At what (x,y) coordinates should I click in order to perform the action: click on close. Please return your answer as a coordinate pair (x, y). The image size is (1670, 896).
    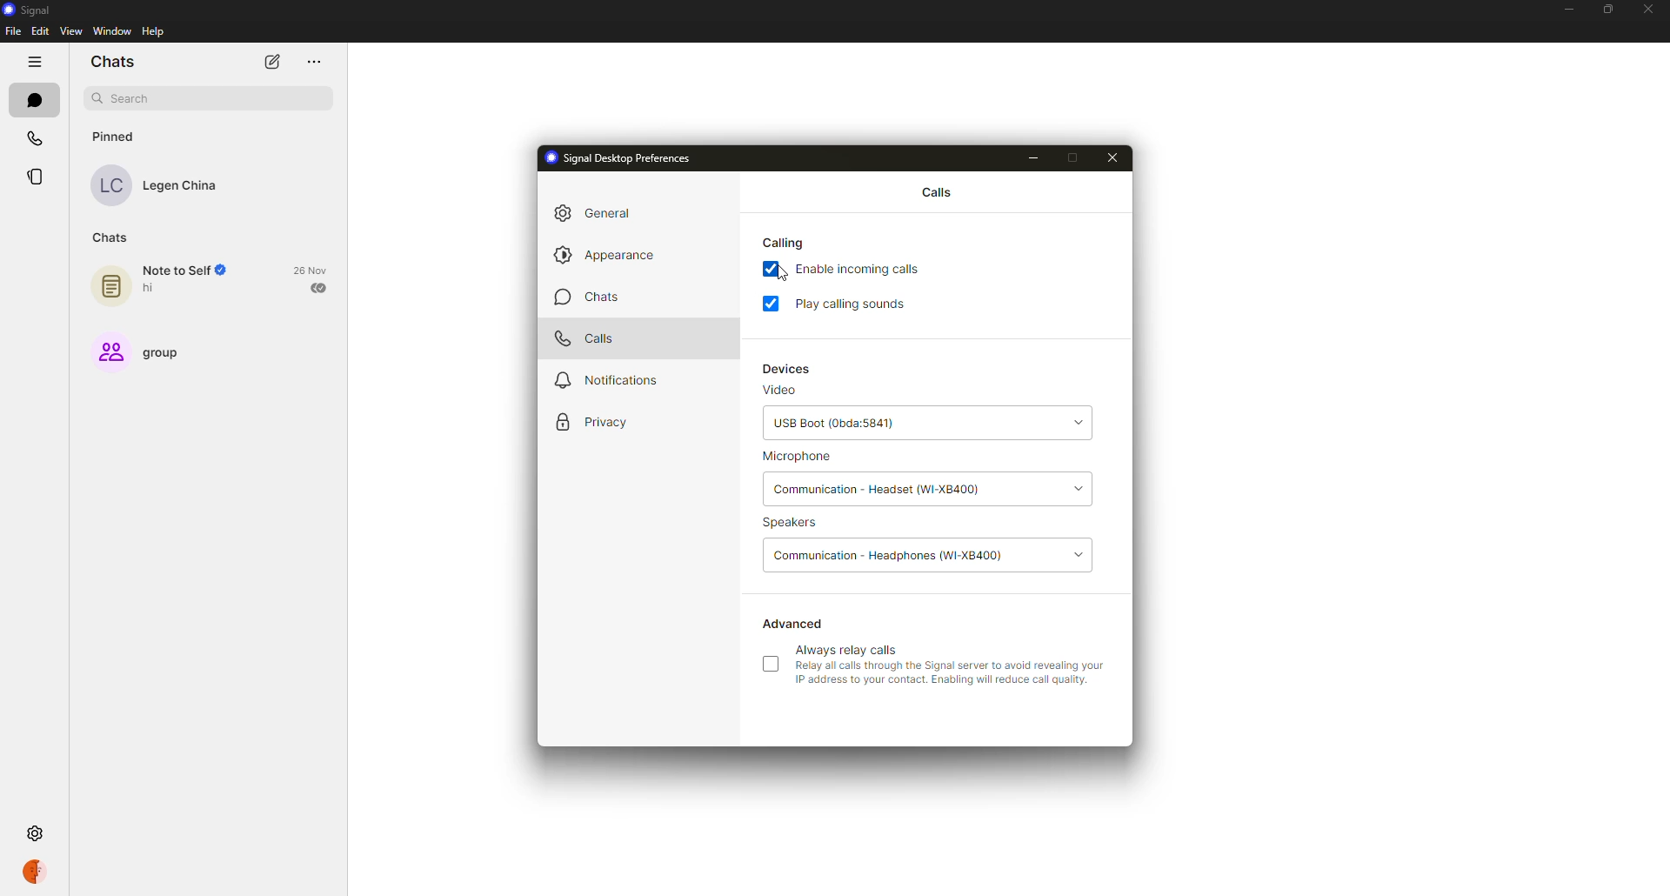
    Looking at the image, I should click on (1650, 10).